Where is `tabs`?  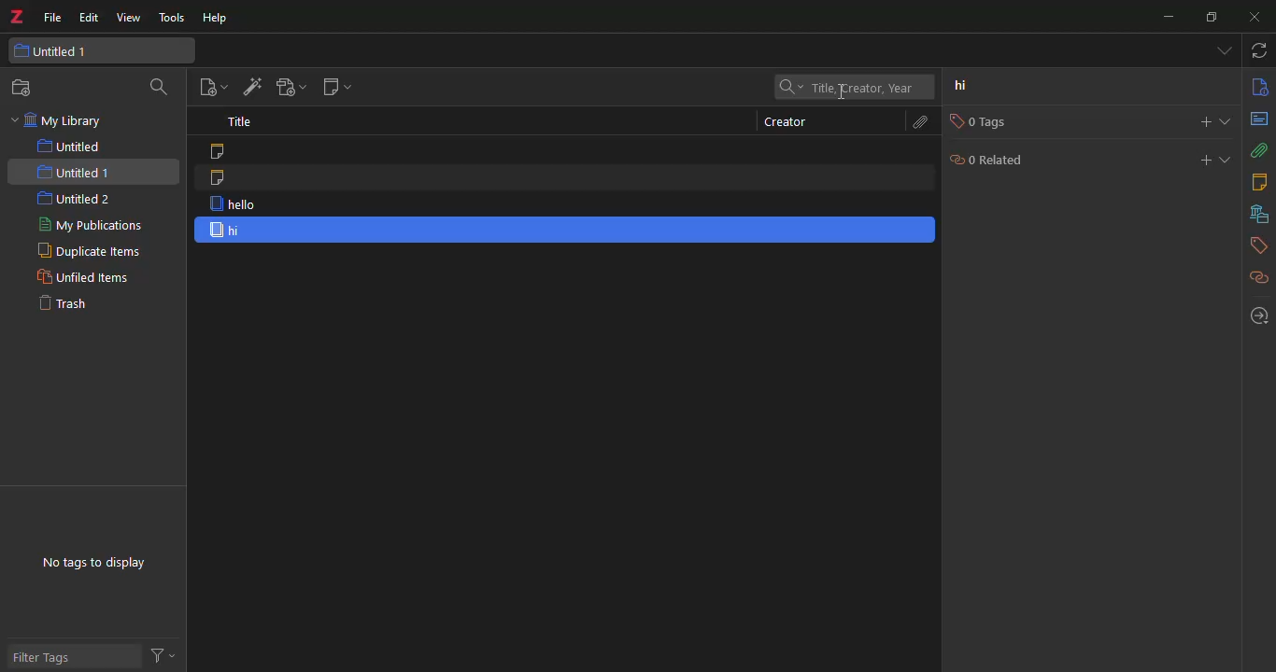
tabs is located at coordinates (1223, 51).